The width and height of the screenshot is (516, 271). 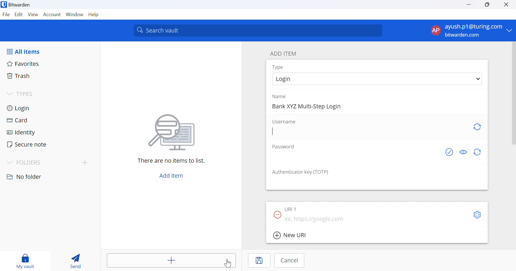 I want to click on Add item, so click(x=172, y=175).